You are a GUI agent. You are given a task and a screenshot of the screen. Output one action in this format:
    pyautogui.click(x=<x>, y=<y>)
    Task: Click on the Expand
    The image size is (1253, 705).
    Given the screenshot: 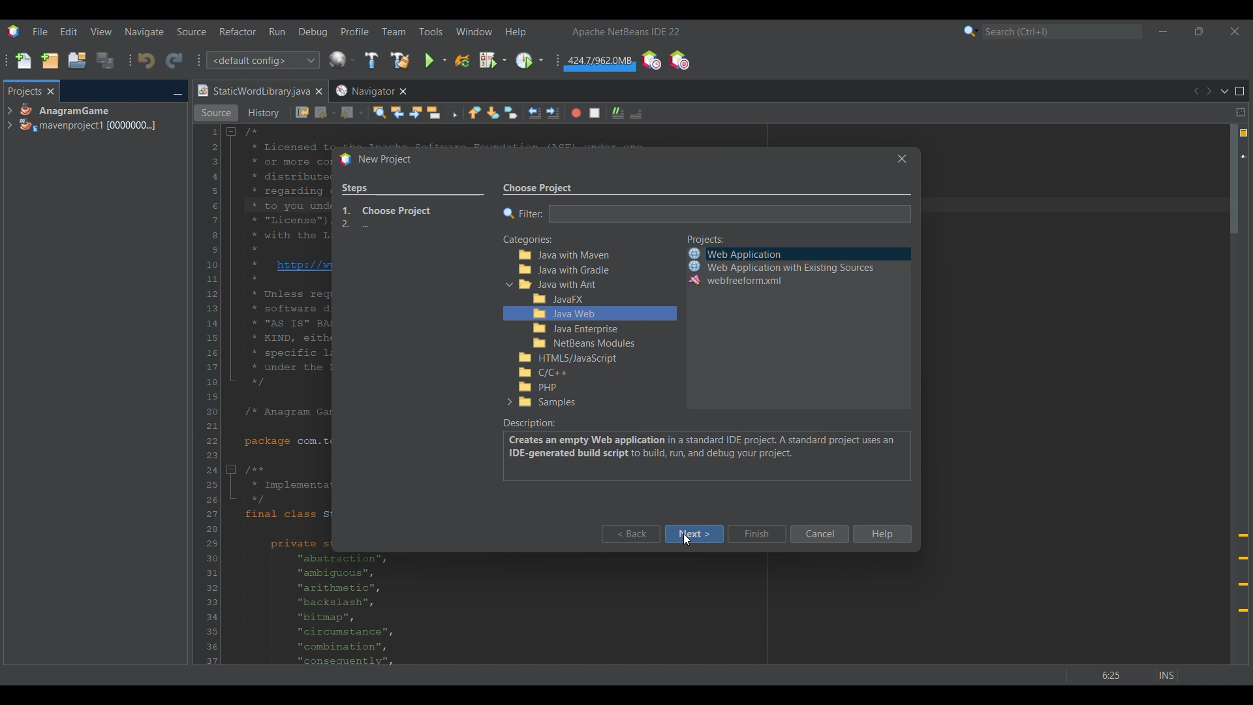 What is the action you would take?
    pyautogui.click(x=9, y=118)
    